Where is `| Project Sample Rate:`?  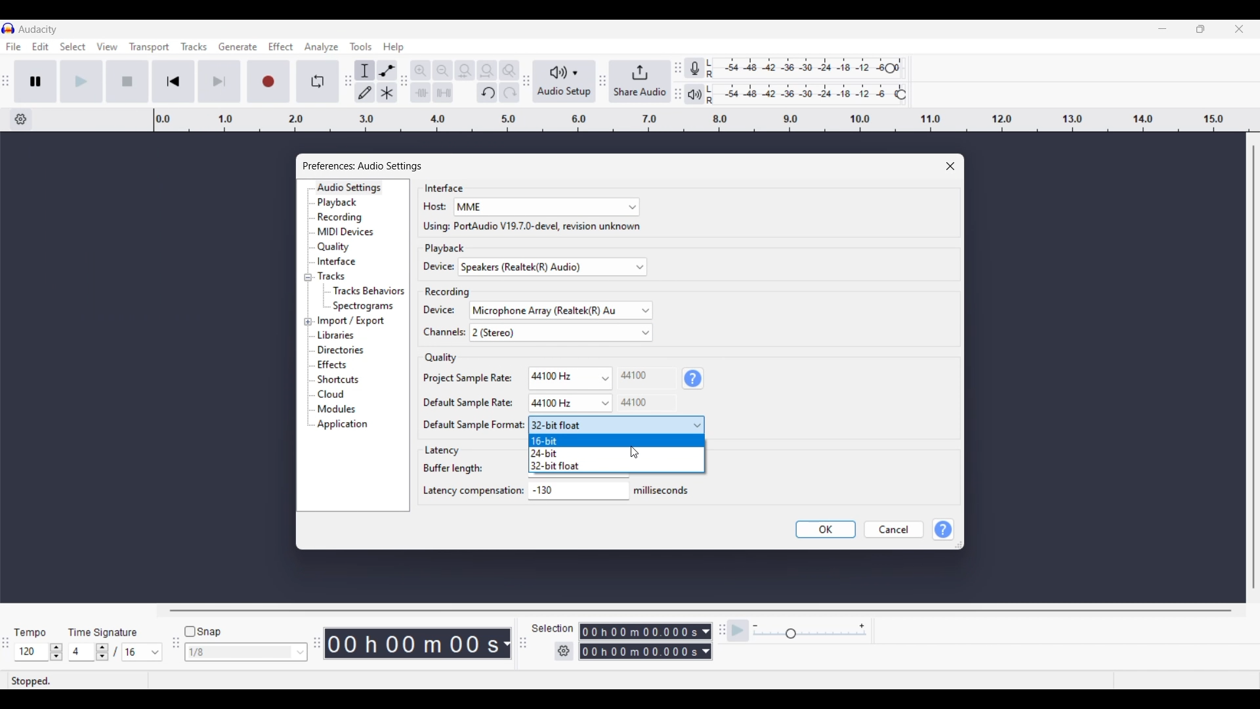 | Project Sample Rate: is located at coordinates (463, 377).